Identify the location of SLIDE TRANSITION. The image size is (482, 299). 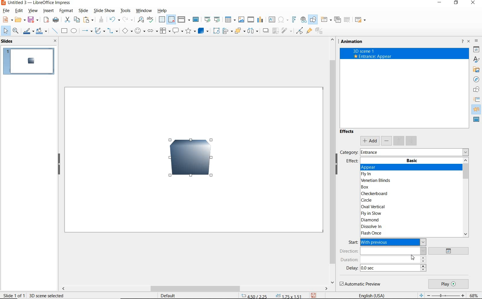
(477, 100).